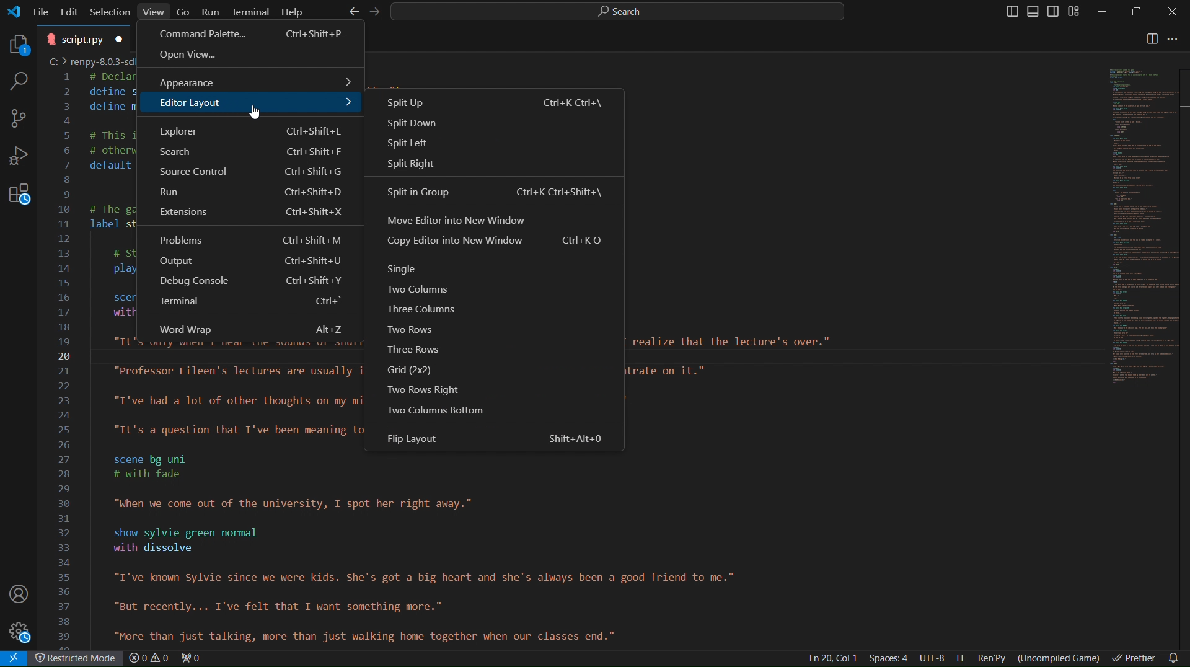  Describe the element at coordinates (436, 408) in the screenshot. I see `Two Column Bottom` at that location.